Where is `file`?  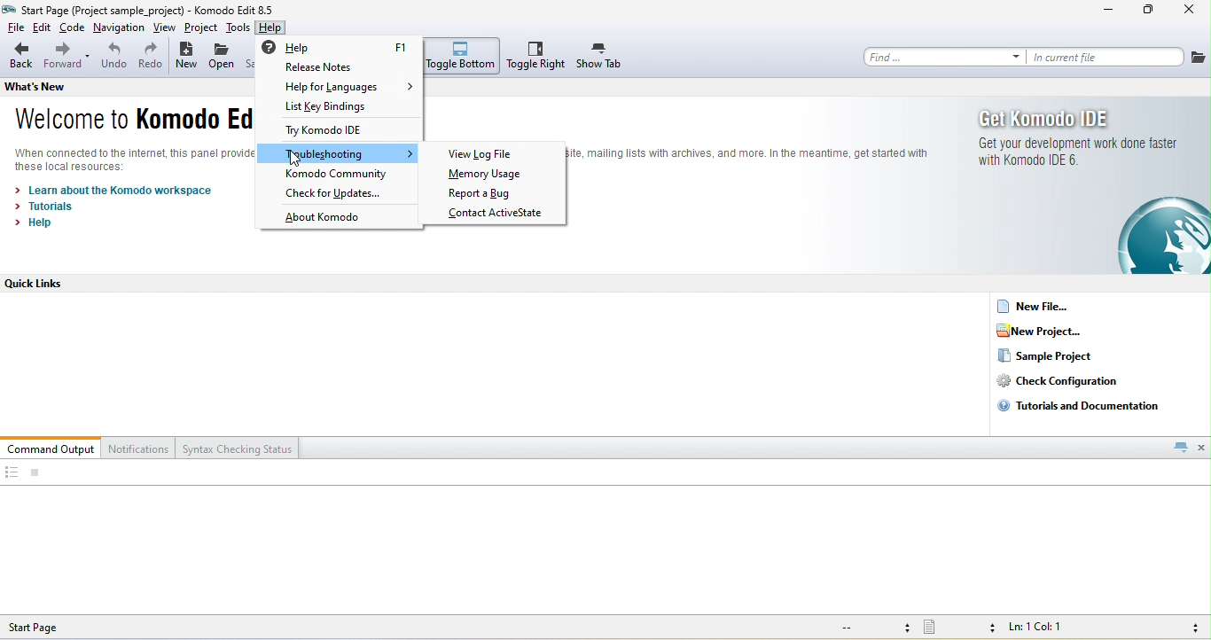
file is located at coordinates (1199, 57).